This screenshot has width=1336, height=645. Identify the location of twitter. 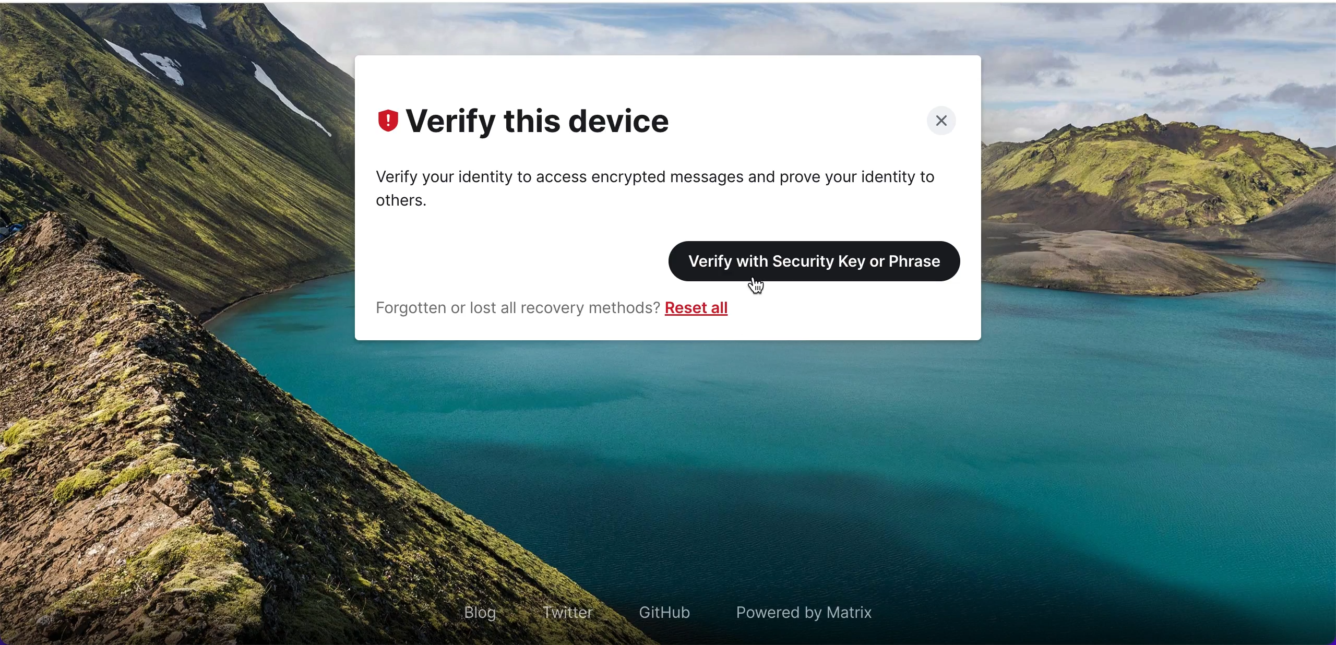
(560, 610).